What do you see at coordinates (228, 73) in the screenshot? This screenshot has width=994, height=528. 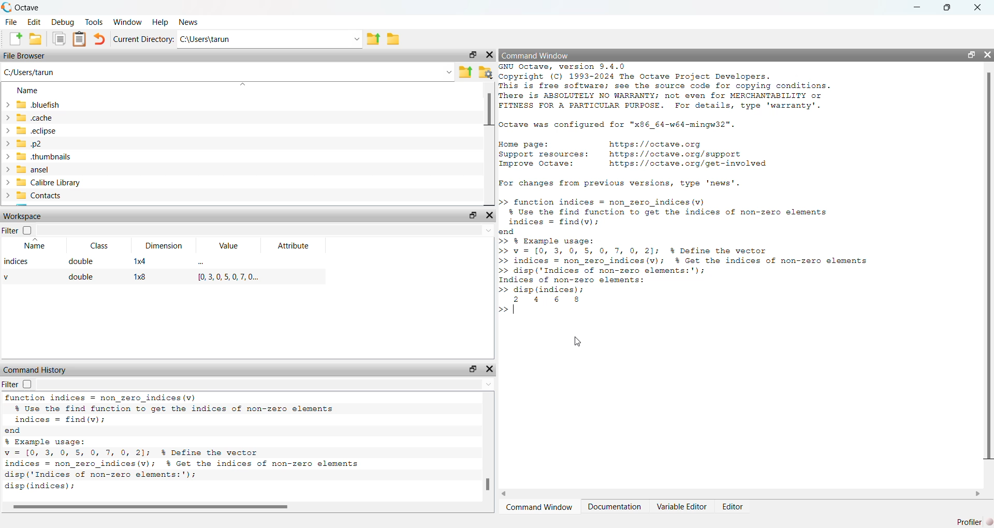 I see `C:/Users/tarun` at bounding box center [228, 73].